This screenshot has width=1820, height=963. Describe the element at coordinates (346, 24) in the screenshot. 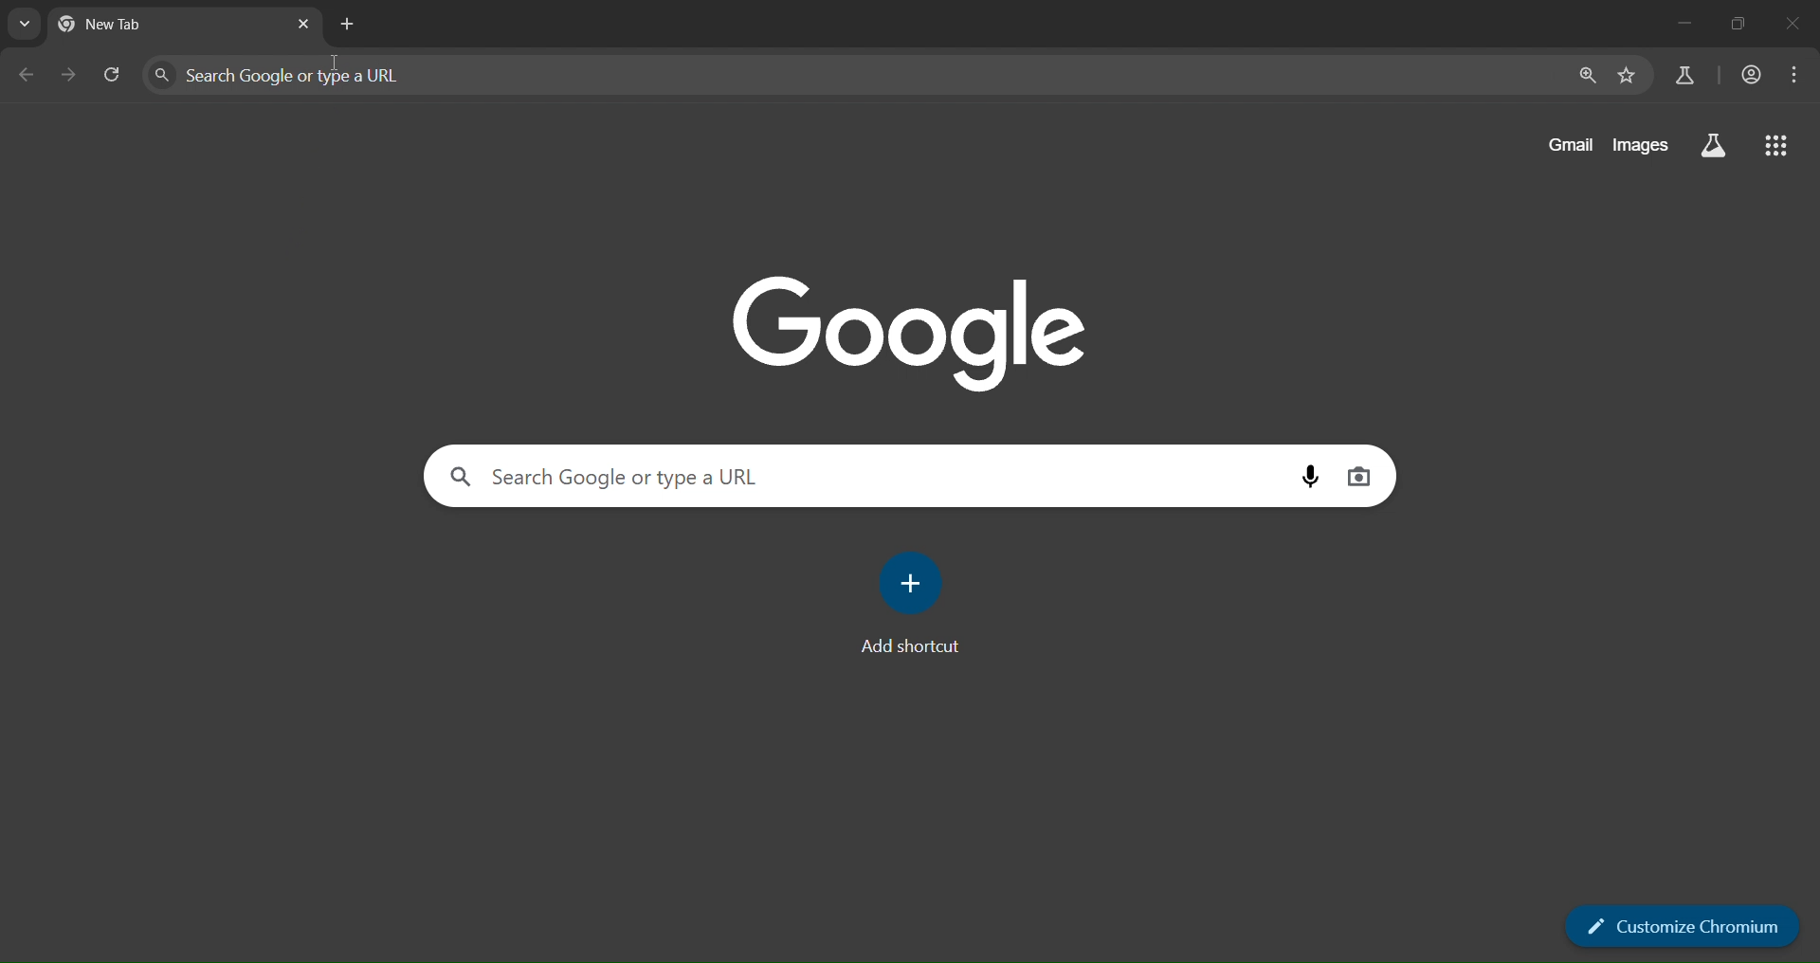

I see `new tab` at that location.